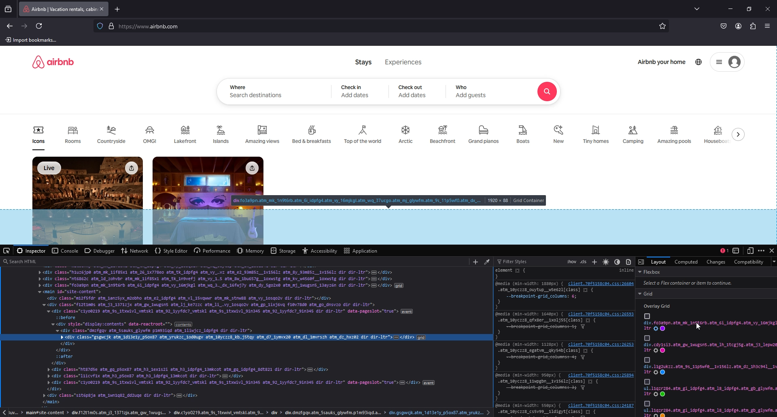  Describe the element at coordinates (320, 251) in the screenshot. I see `accessibility` at that location.